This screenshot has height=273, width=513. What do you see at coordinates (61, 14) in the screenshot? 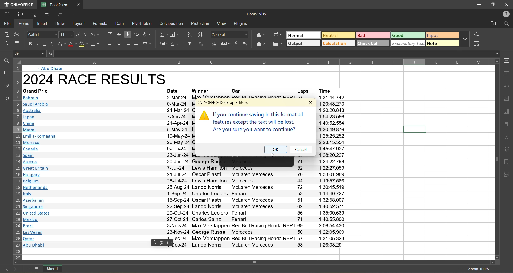
I see `redo` at bounding box center [61, 14].